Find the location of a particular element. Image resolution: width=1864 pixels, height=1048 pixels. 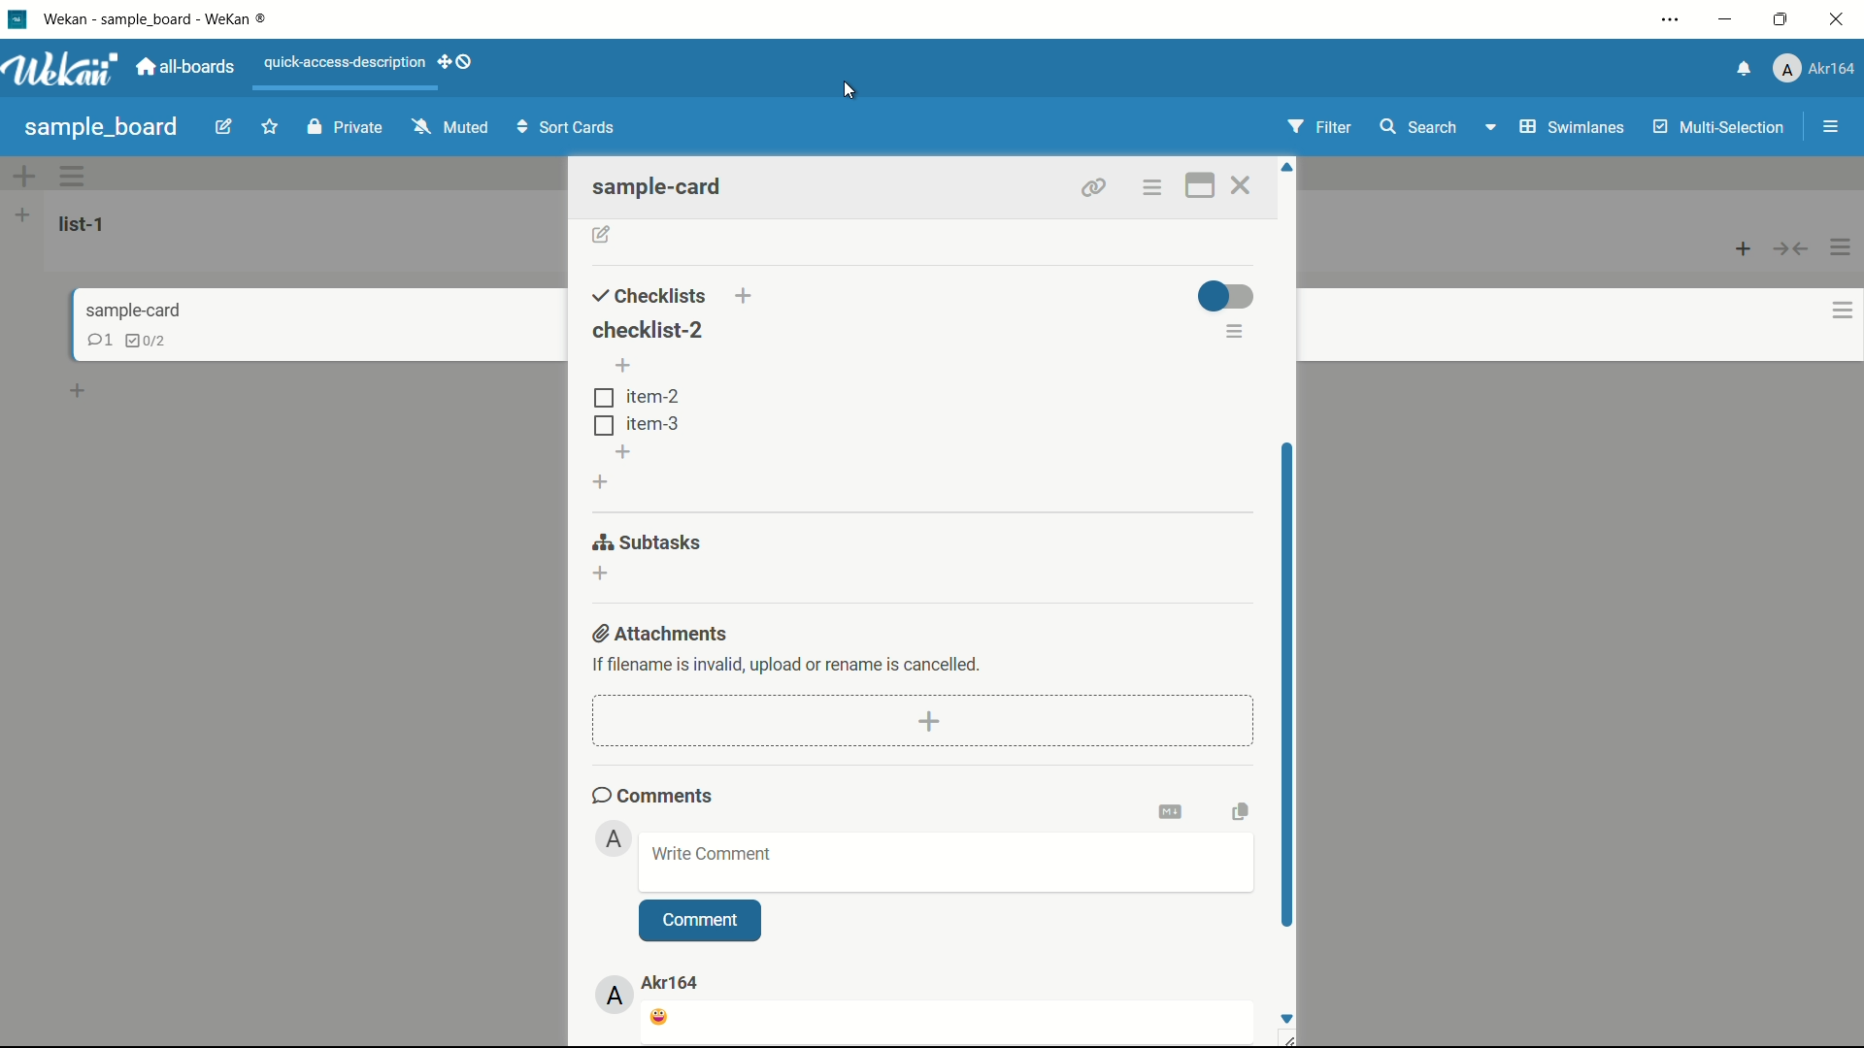

checklist-2 is located at coordinates (646, 328).